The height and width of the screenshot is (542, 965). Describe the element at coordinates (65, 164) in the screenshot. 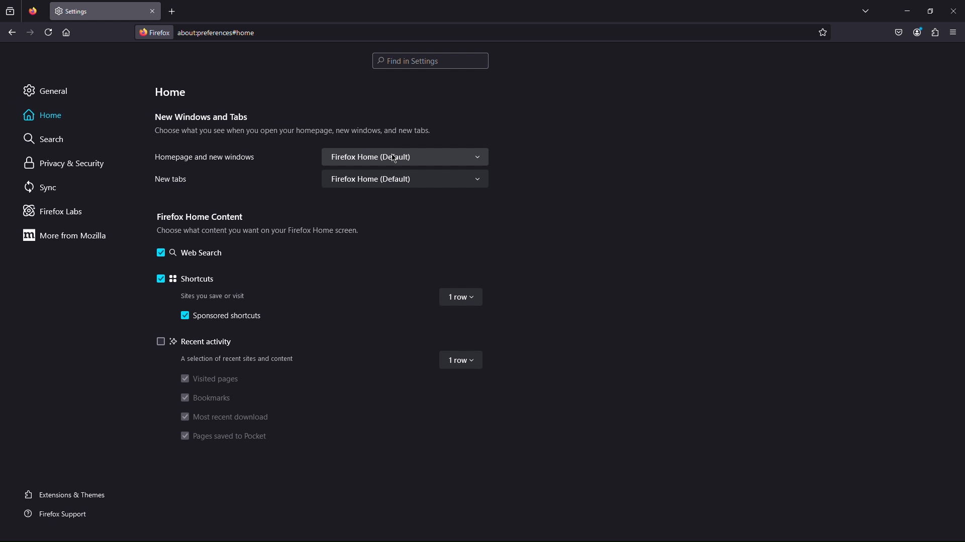

I see `Privacy & Security` at that location.